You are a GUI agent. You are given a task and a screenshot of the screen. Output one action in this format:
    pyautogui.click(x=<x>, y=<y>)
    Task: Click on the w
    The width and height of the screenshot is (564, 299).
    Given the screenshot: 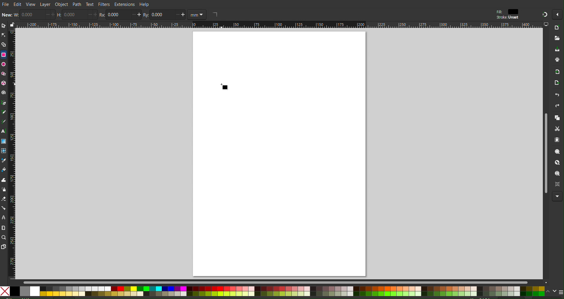 What is the action you would take?
    pyautogui.click(x=16, y=15)
    